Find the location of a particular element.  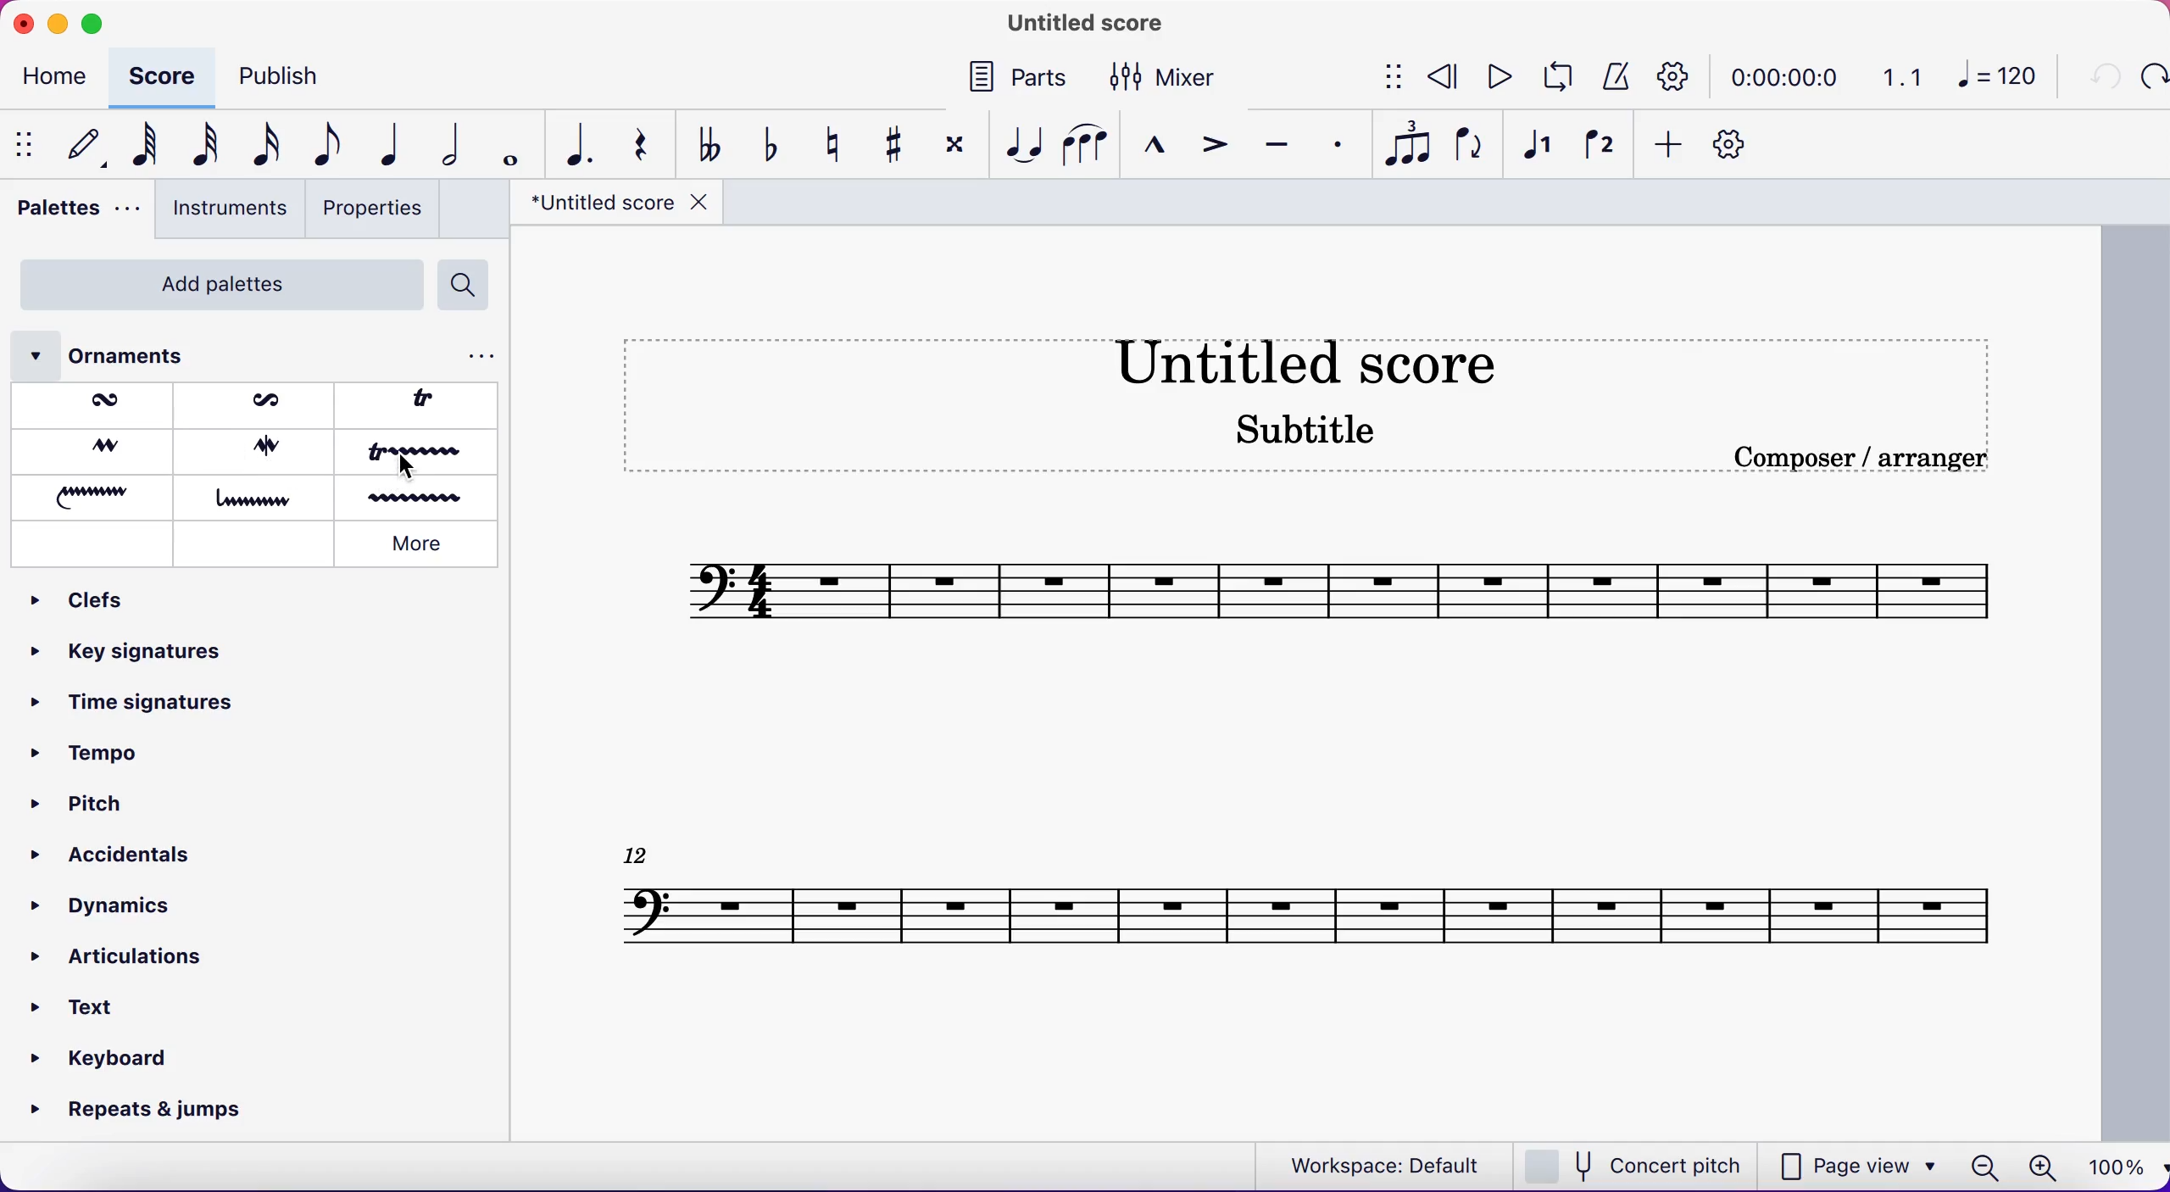

mixer is located at coordinates (1176, 76).